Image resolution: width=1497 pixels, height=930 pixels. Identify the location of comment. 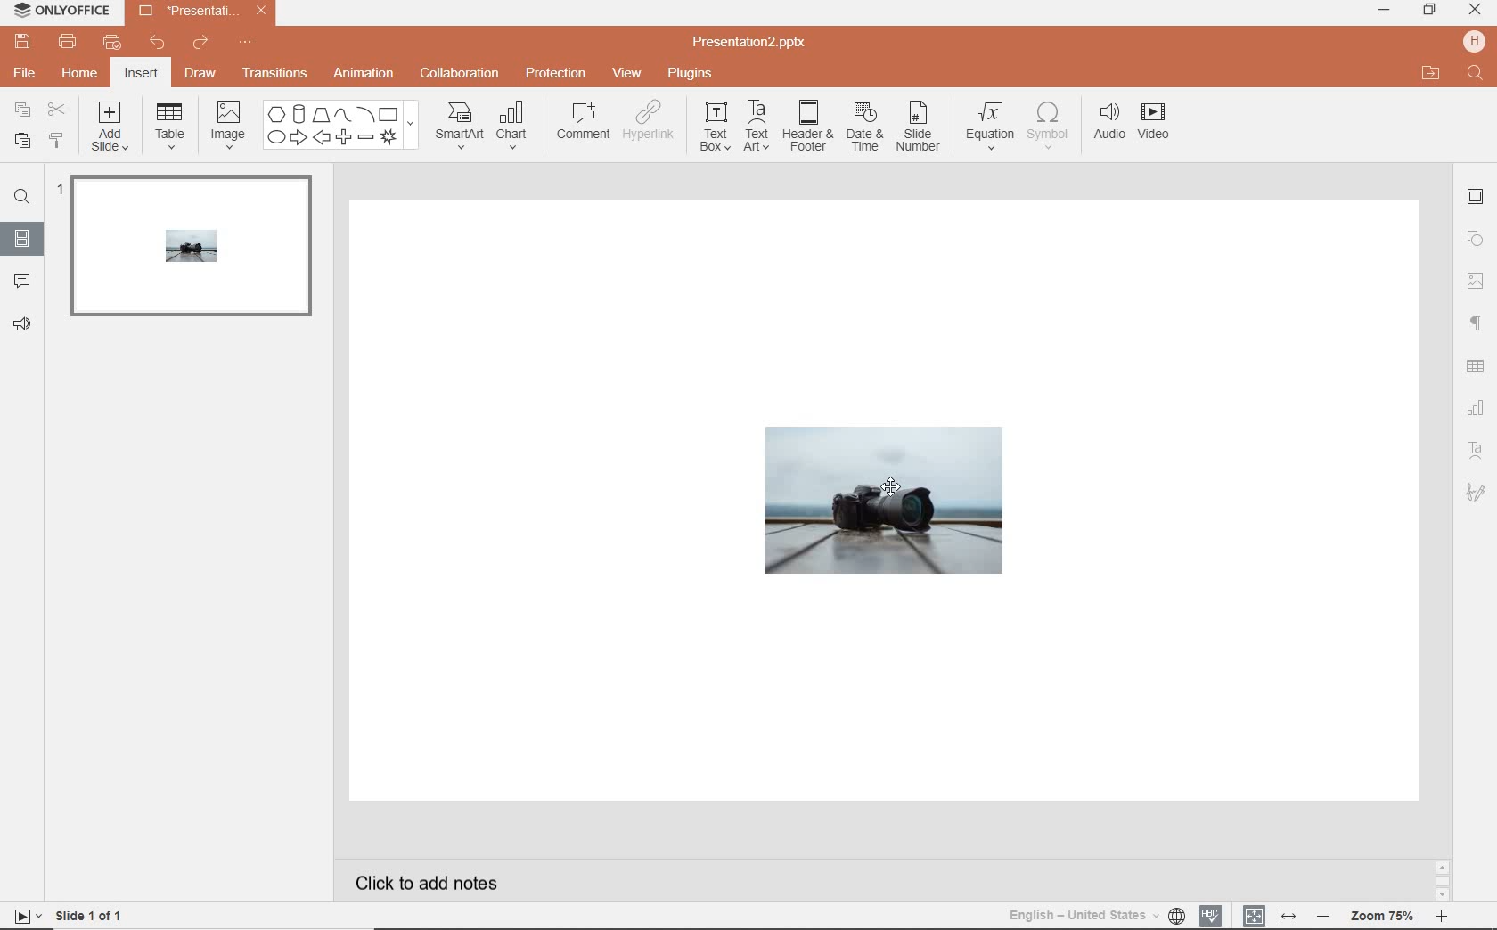
(584, 124).